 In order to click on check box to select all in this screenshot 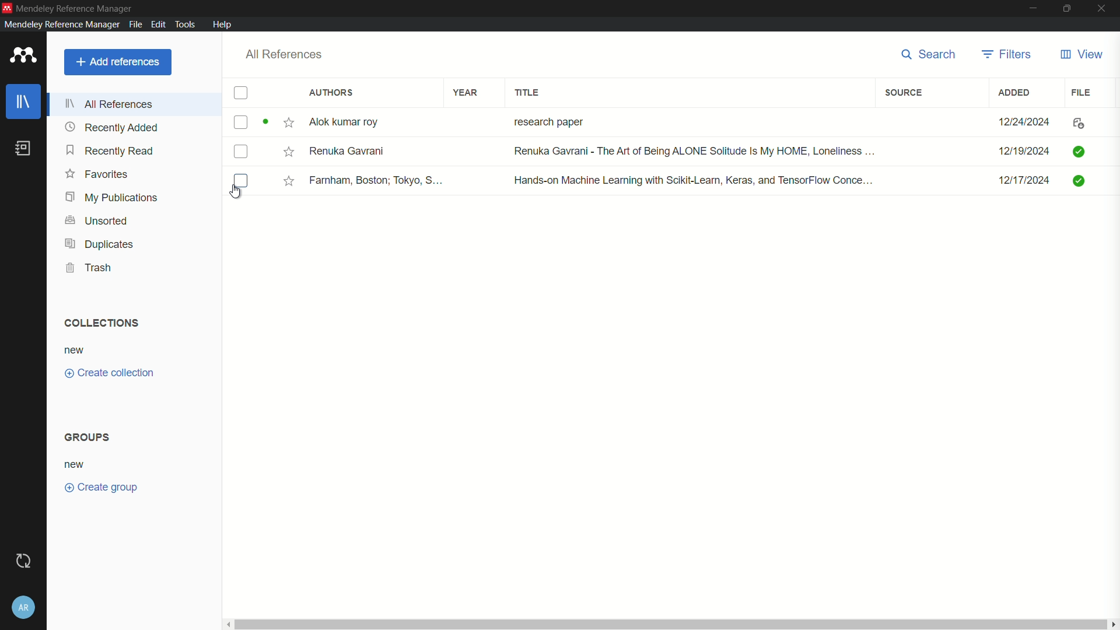, I will do `click(242, 93)`.